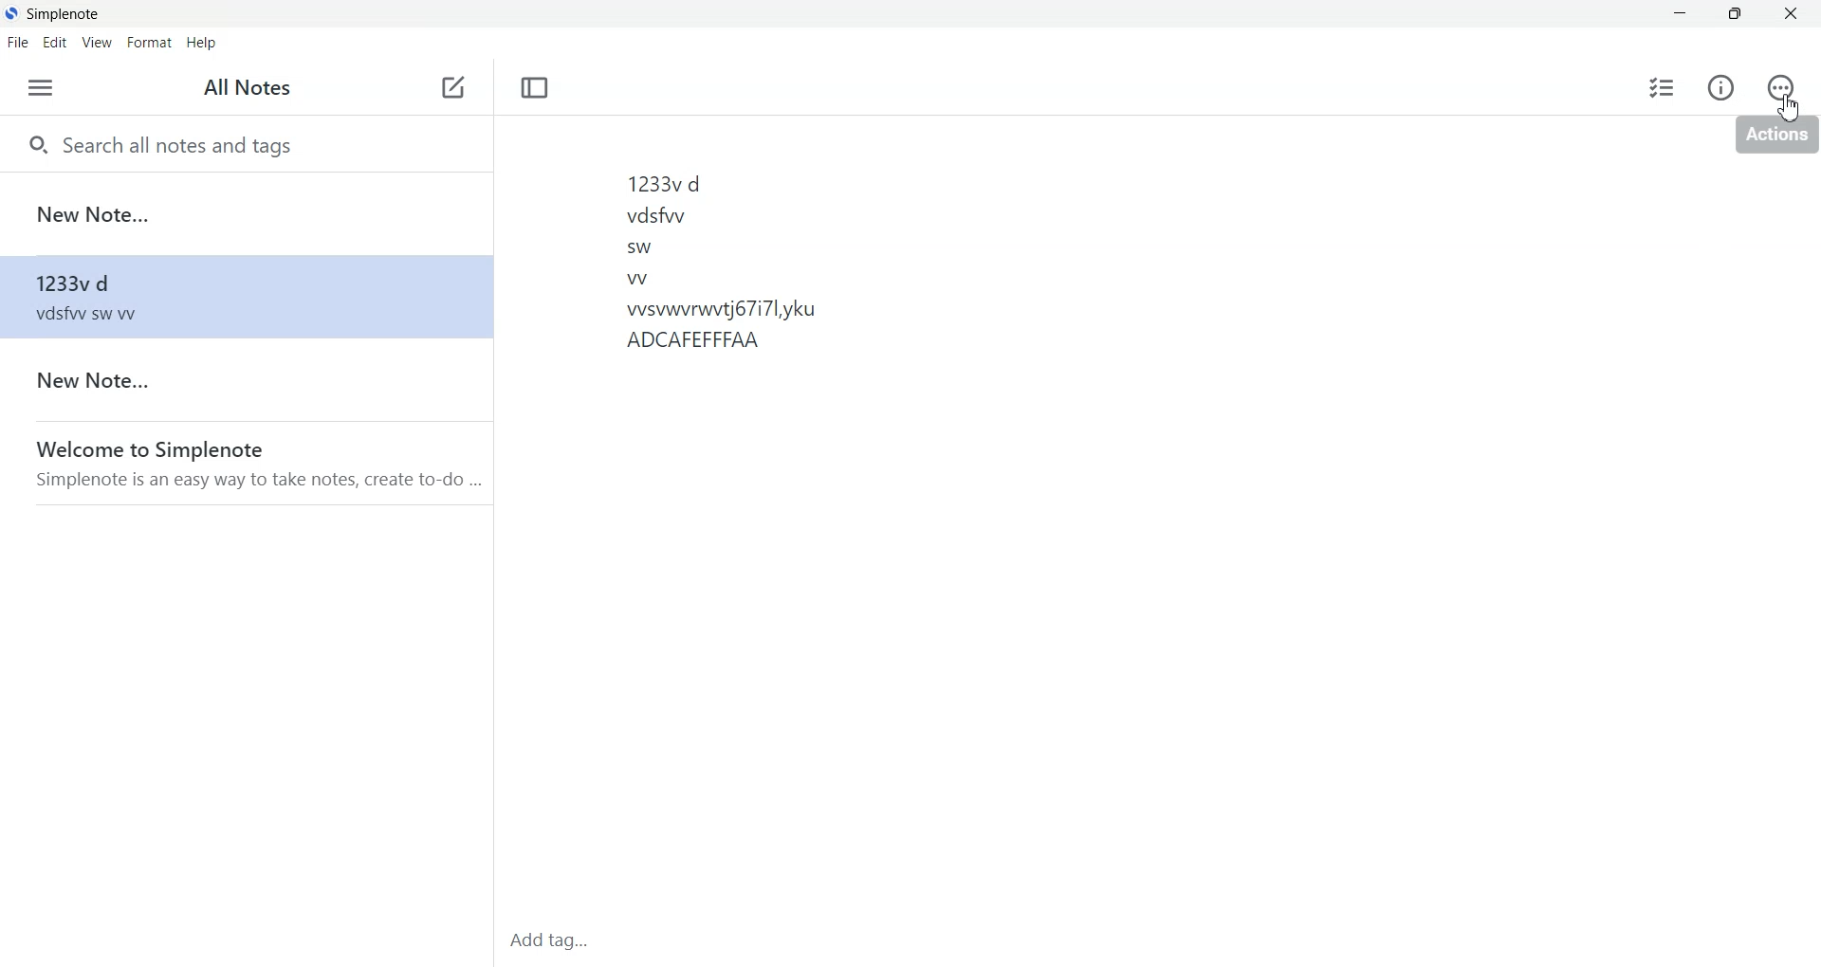 This screenshot has height=967, width=1821. What do you see at coordinates (97, 43) in the screenshot?
I see `View` at bounding box center [97, 43].